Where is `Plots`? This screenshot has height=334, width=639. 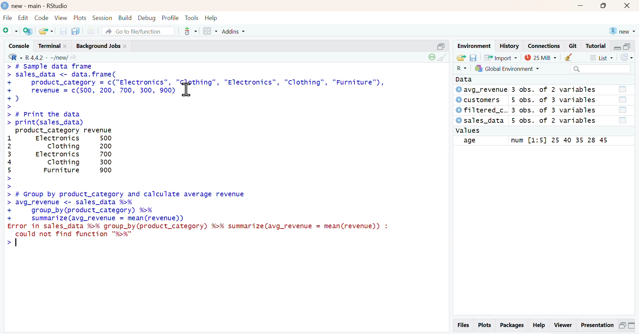 Plots is located at coordinates (485, 325).